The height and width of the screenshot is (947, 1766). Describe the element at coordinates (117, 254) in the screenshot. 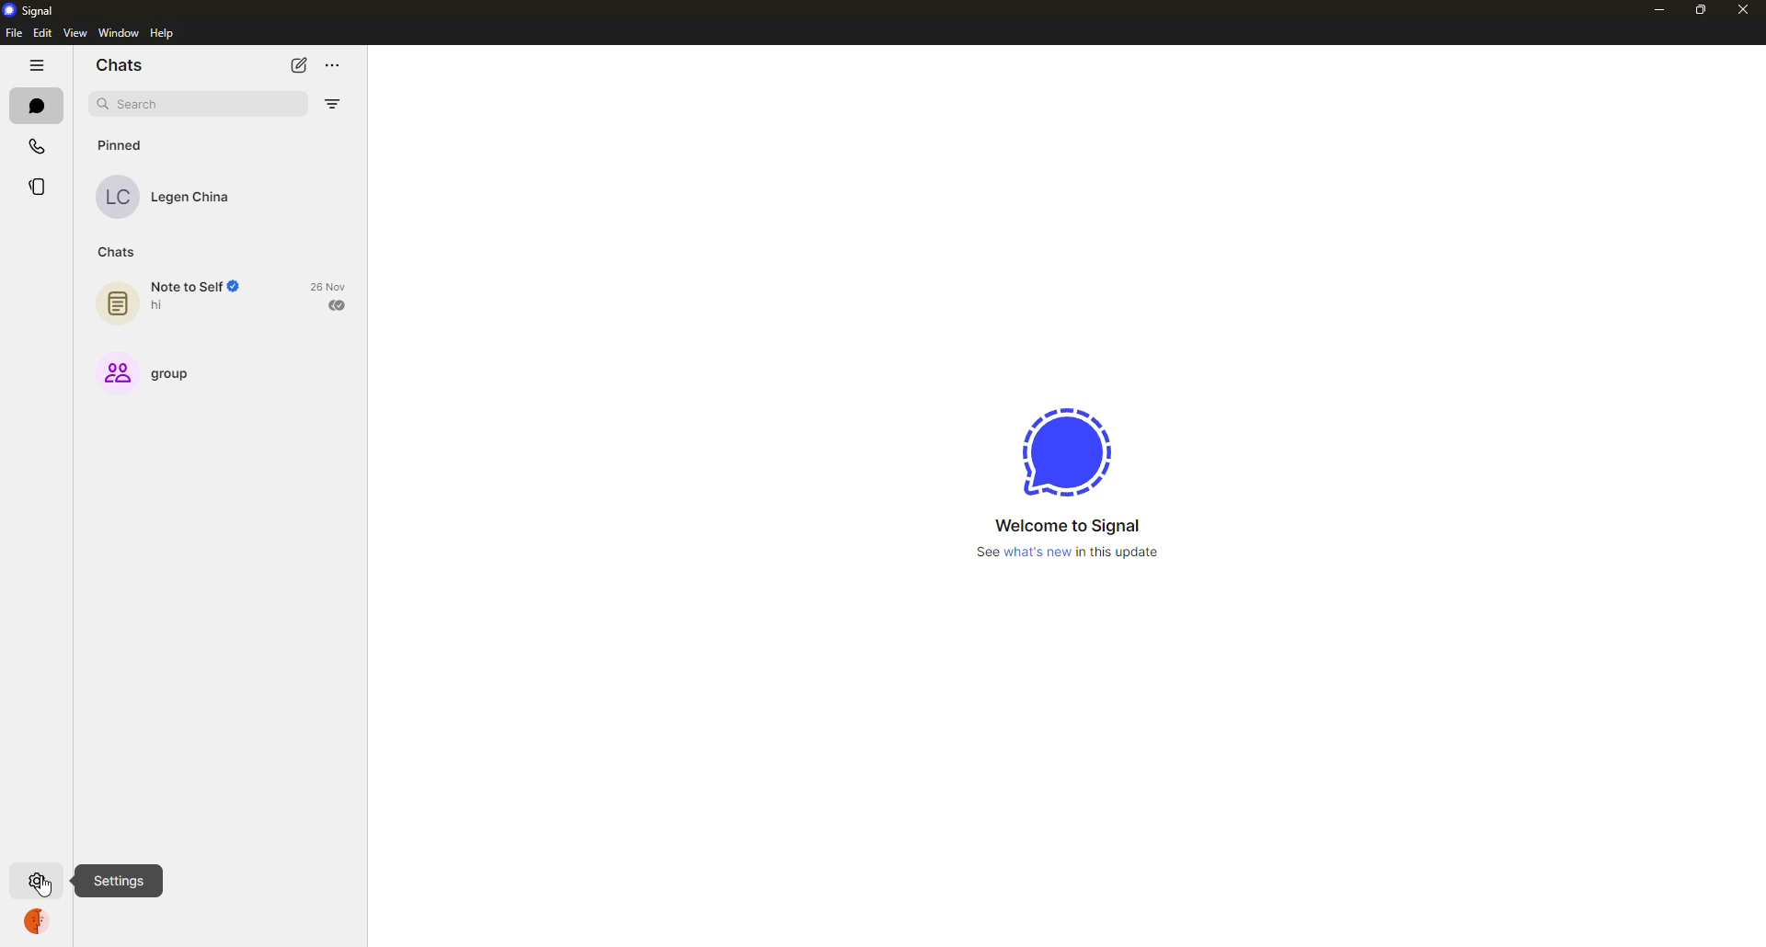

I see `chats` at that location.